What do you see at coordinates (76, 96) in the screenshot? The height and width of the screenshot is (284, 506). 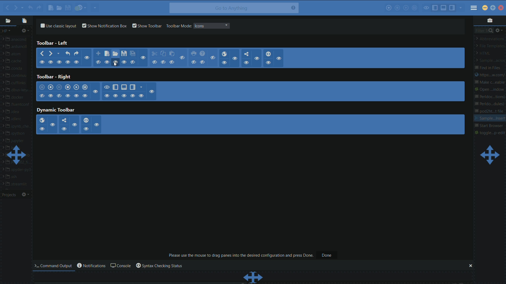 I see `hide/show` at bounding box center [76, 96].